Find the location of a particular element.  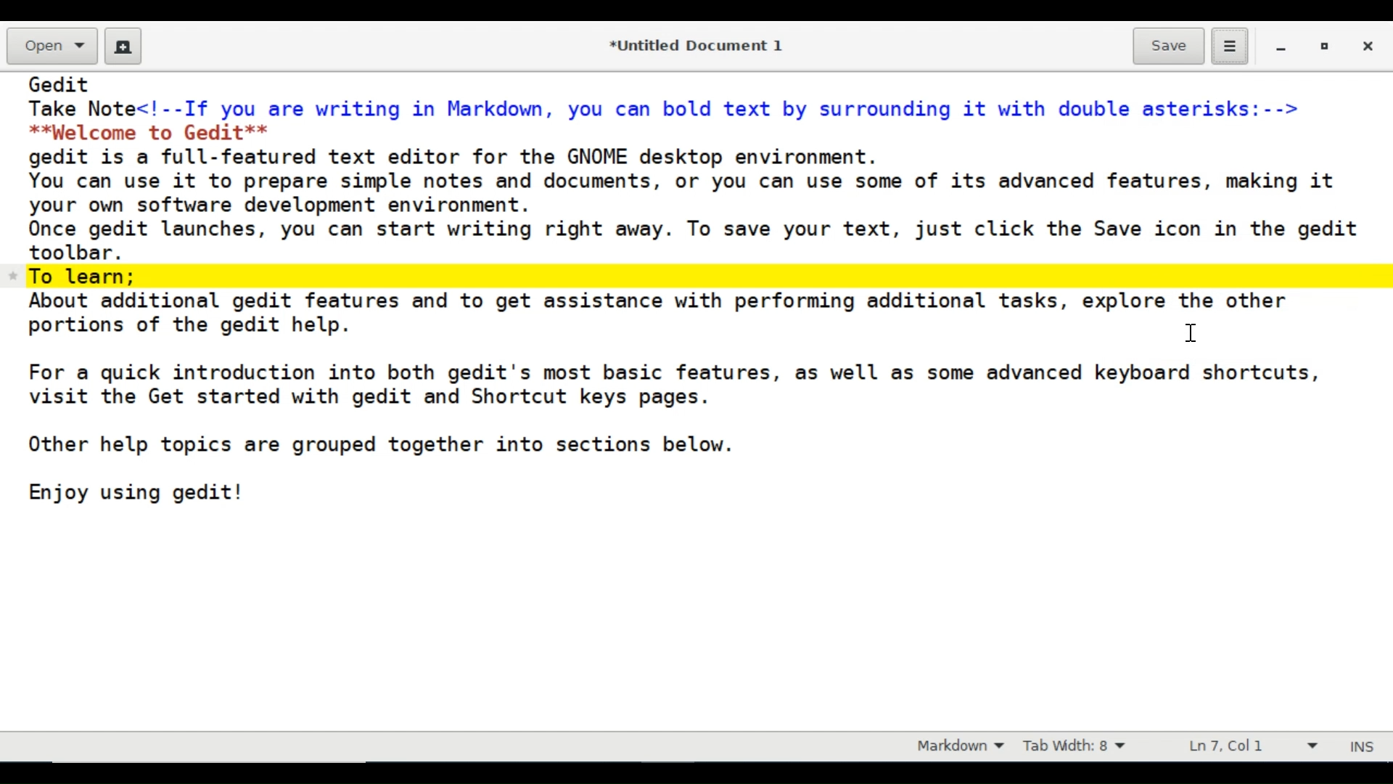

Enjoy using gedit! is located at coordinates (137, 491).